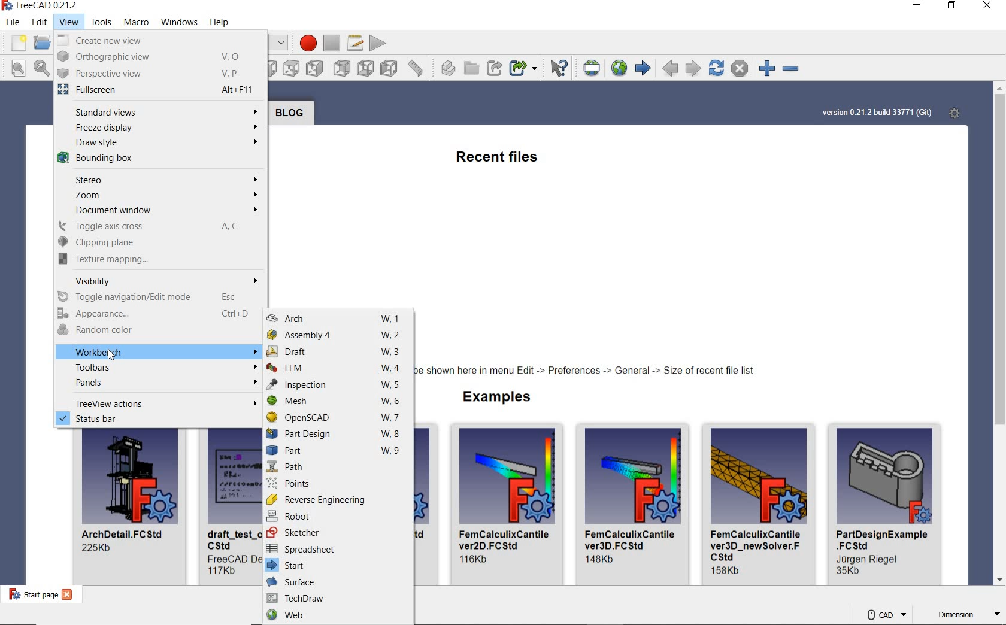 The image size is (1006, 625). I want to click on sketcher, so click(338, 535).